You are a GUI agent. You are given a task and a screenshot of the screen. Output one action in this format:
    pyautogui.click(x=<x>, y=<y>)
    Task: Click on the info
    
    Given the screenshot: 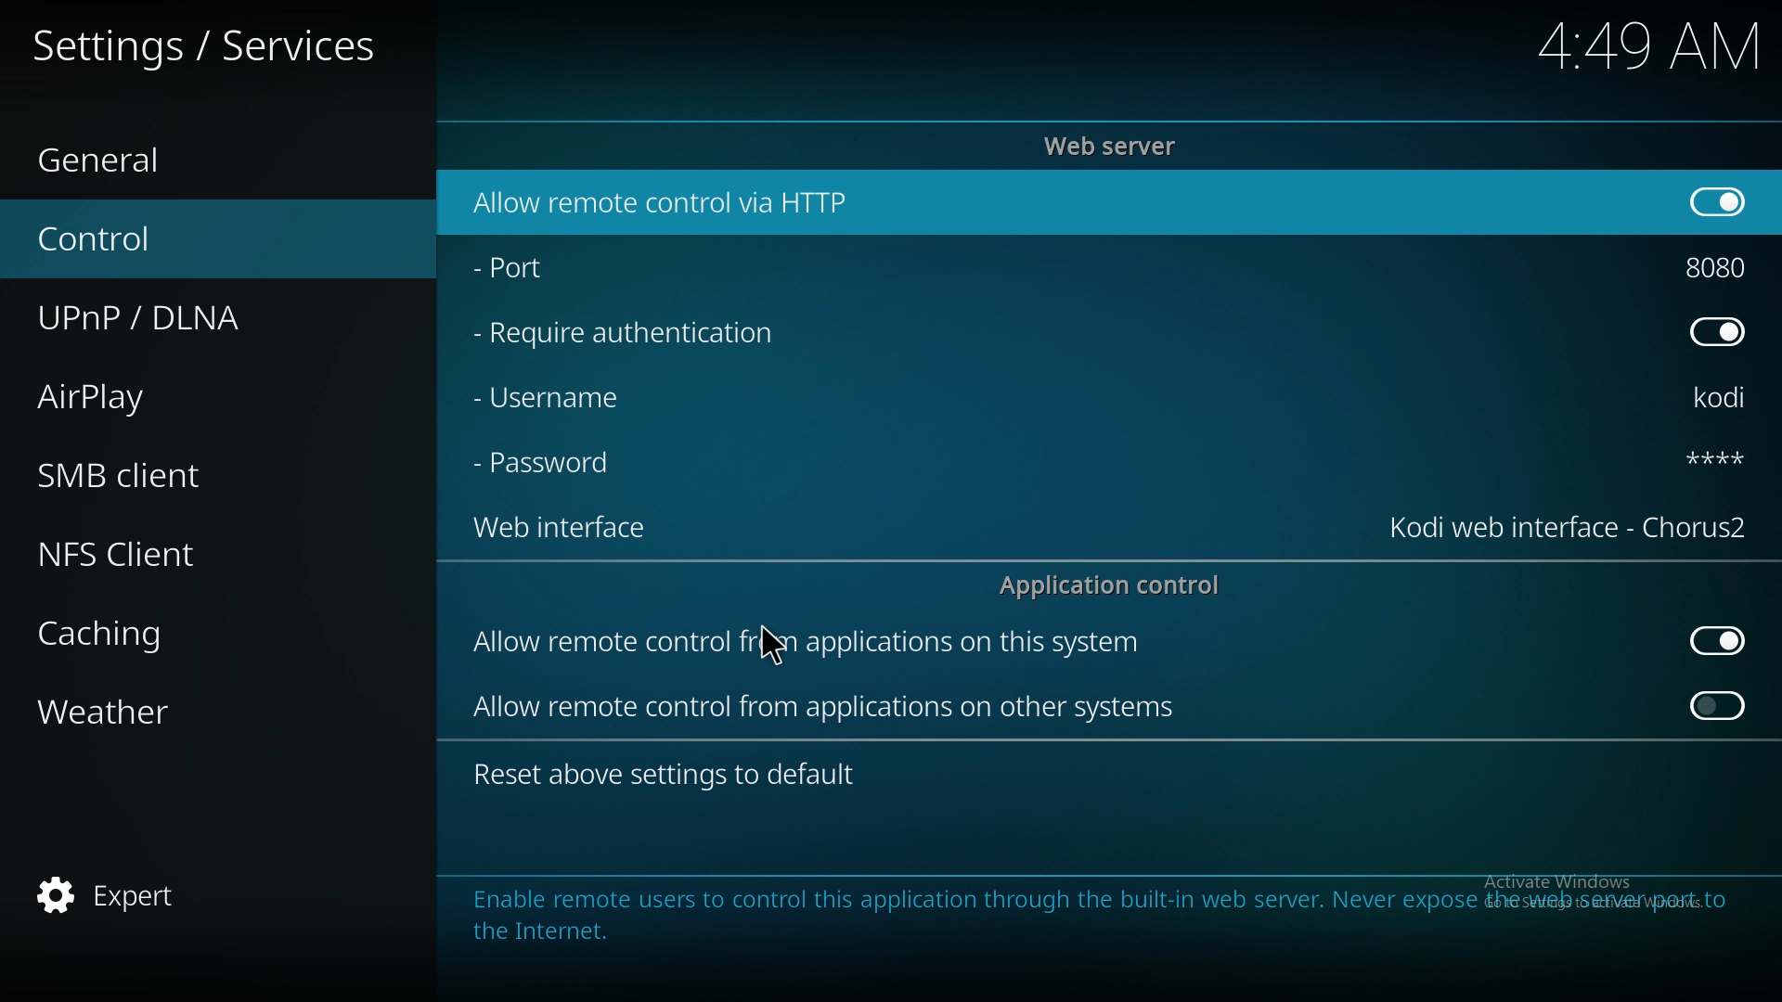 What is the action you would take?
    pyautogui.click(x=1100, y=914)
    